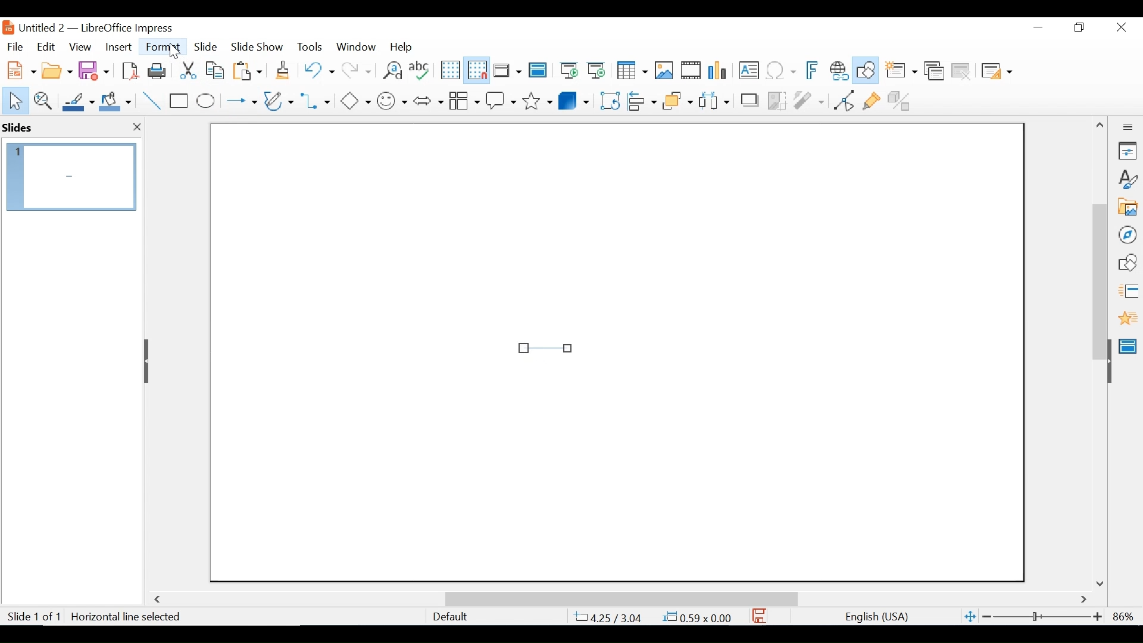  I want to click on Ellipse, so click(205, 101).